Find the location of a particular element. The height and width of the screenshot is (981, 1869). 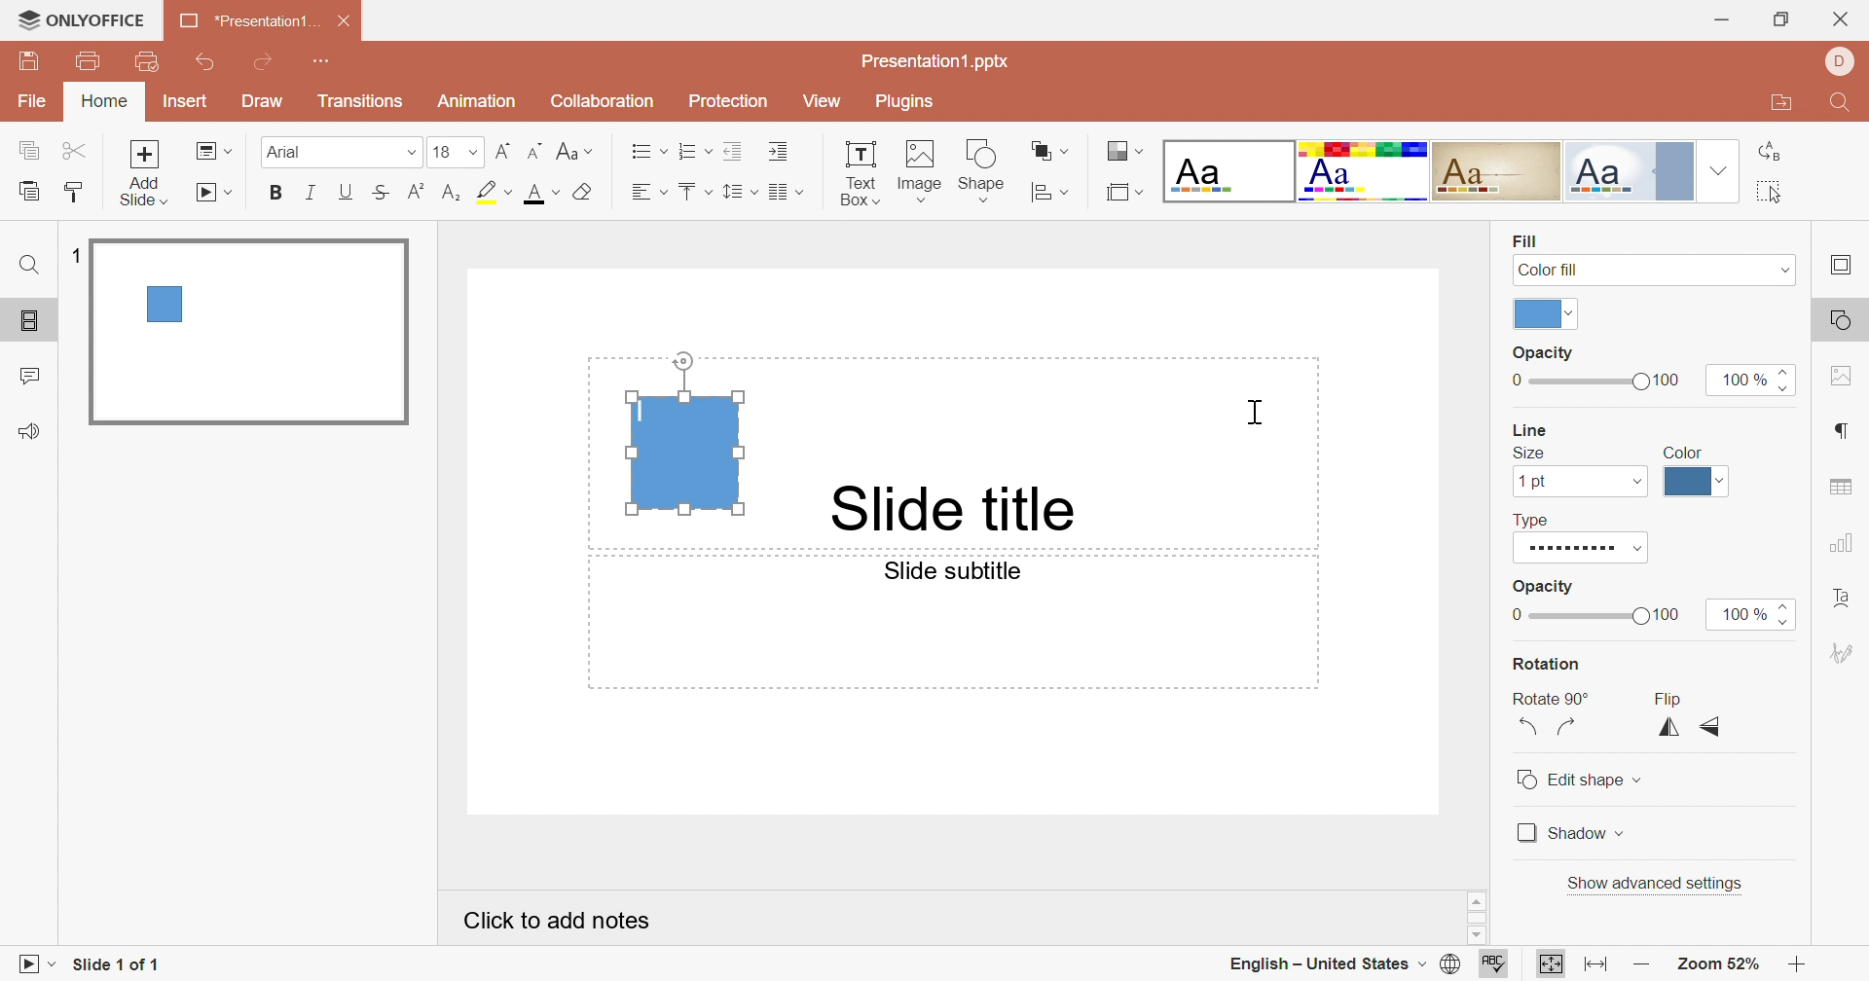

Minimize is located at coordinates (1720, 21).